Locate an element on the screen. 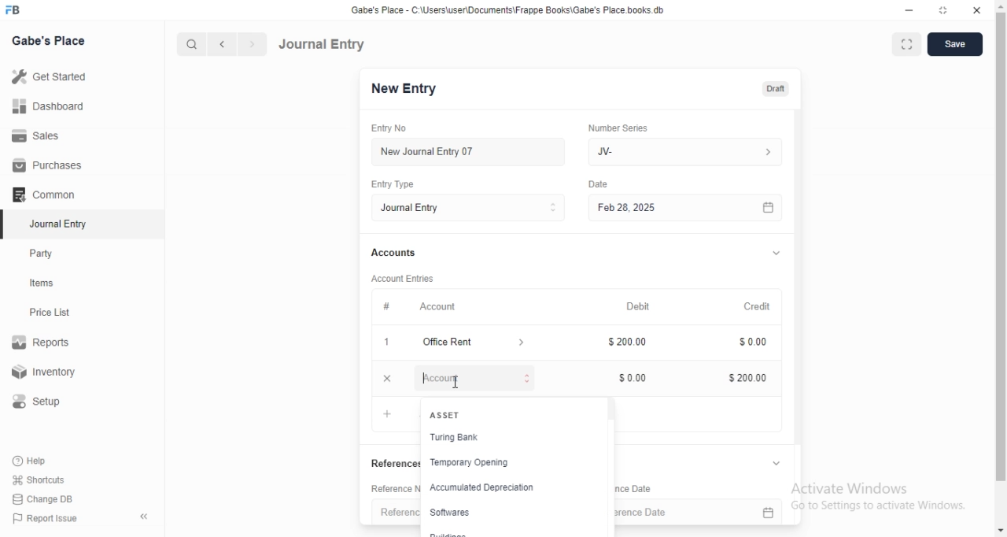 This screenshot has width=1007, height=537. search is located at coordinates (190, 44).